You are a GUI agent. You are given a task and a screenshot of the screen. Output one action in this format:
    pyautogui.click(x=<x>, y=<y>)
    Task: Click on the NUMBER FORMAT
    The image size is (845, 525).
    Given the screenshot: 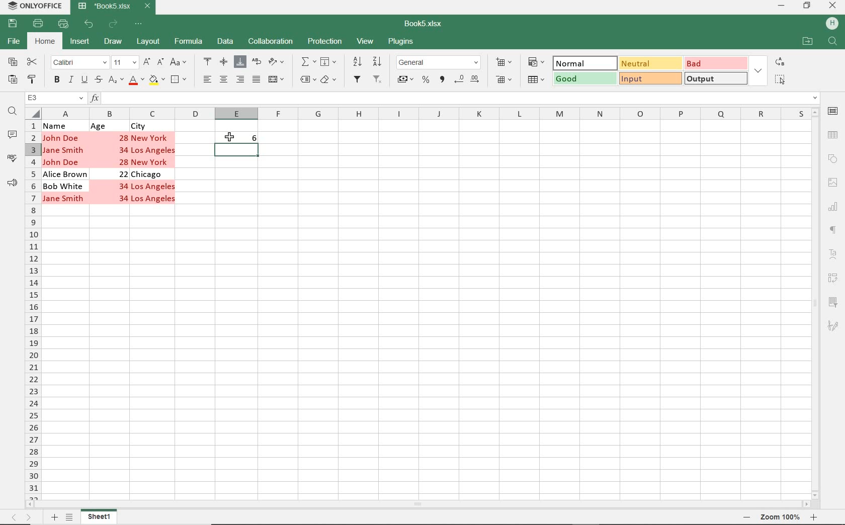 What is the action you would take?
    pyautogui.click(x=439, y=64)
    